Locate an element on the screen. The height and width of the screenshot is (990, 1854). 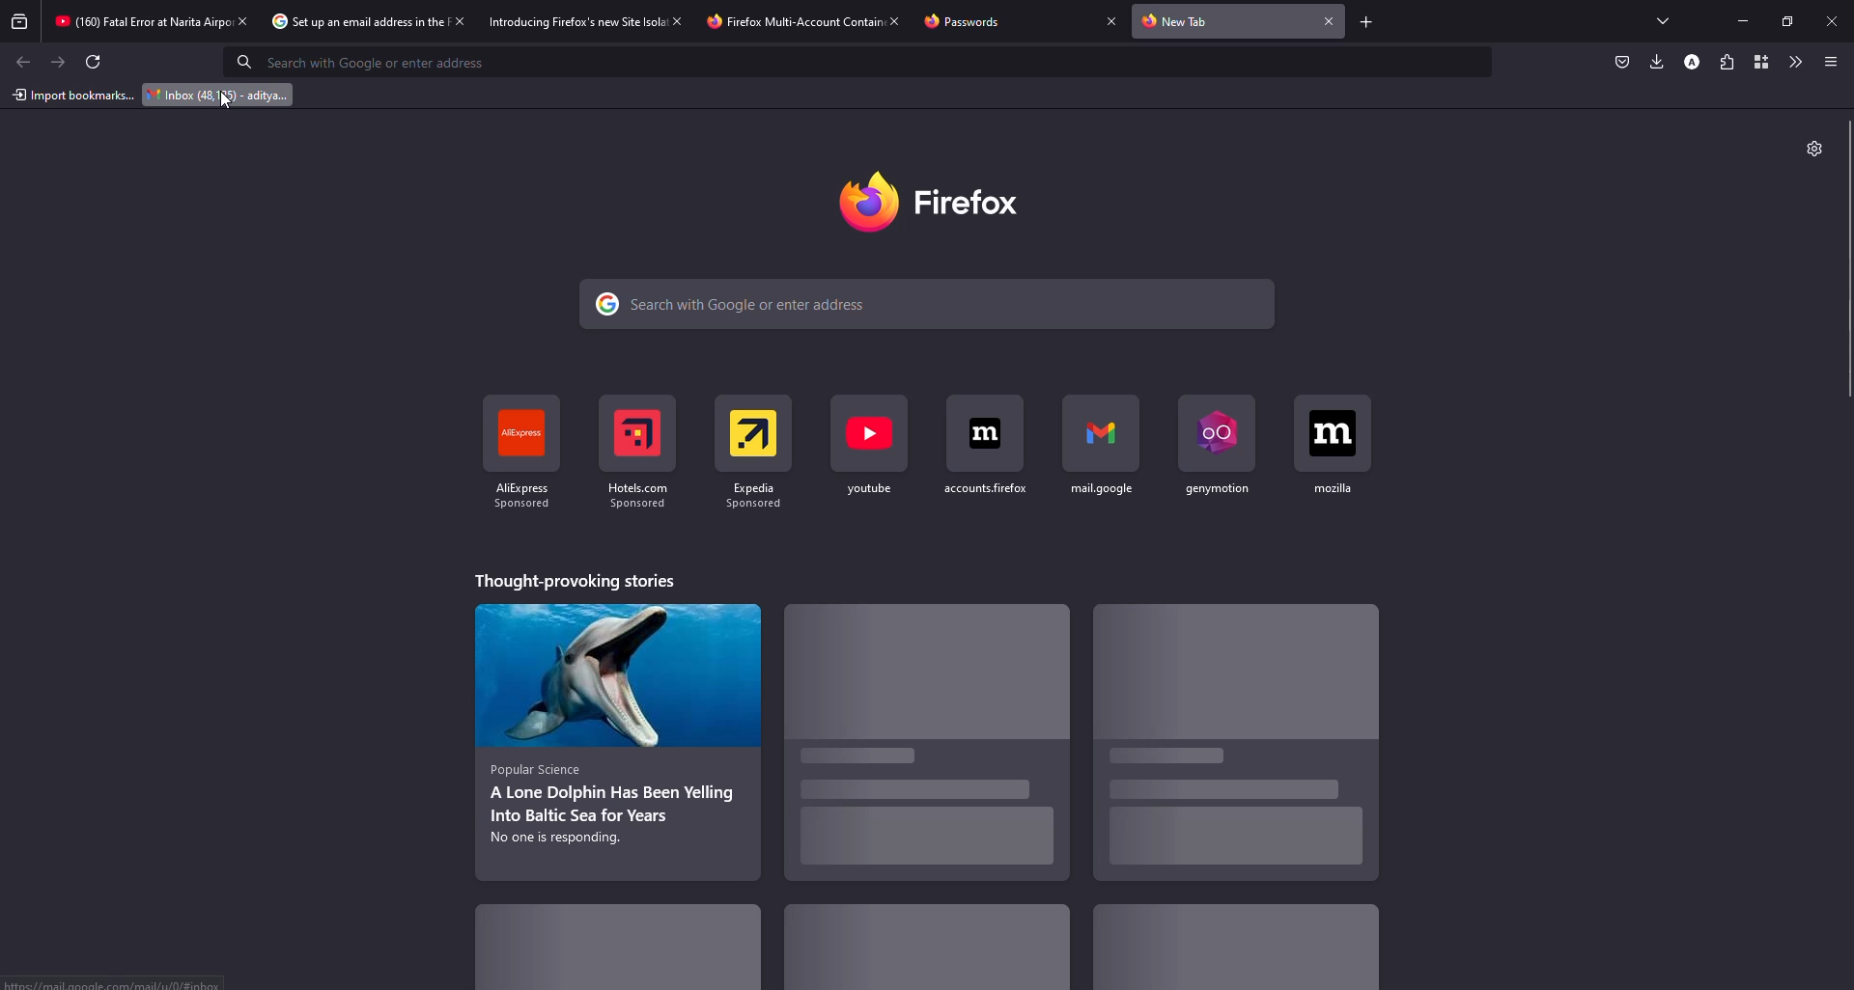
close is located at coordinates (1835, 19).